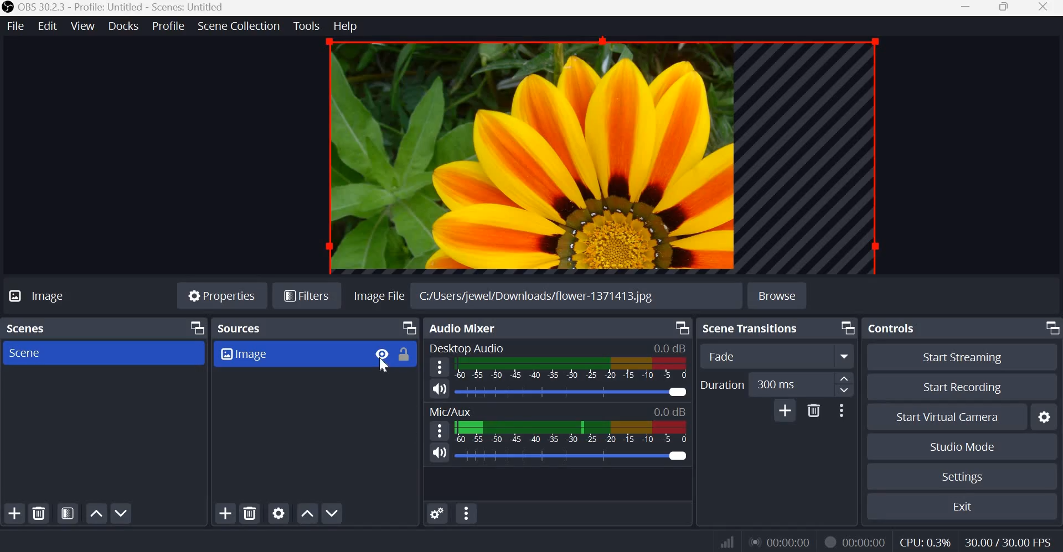 The image size is (1063, 552). Describe the element at coordinates (48, 24) in the screenshot. I see `Edit` at that location.